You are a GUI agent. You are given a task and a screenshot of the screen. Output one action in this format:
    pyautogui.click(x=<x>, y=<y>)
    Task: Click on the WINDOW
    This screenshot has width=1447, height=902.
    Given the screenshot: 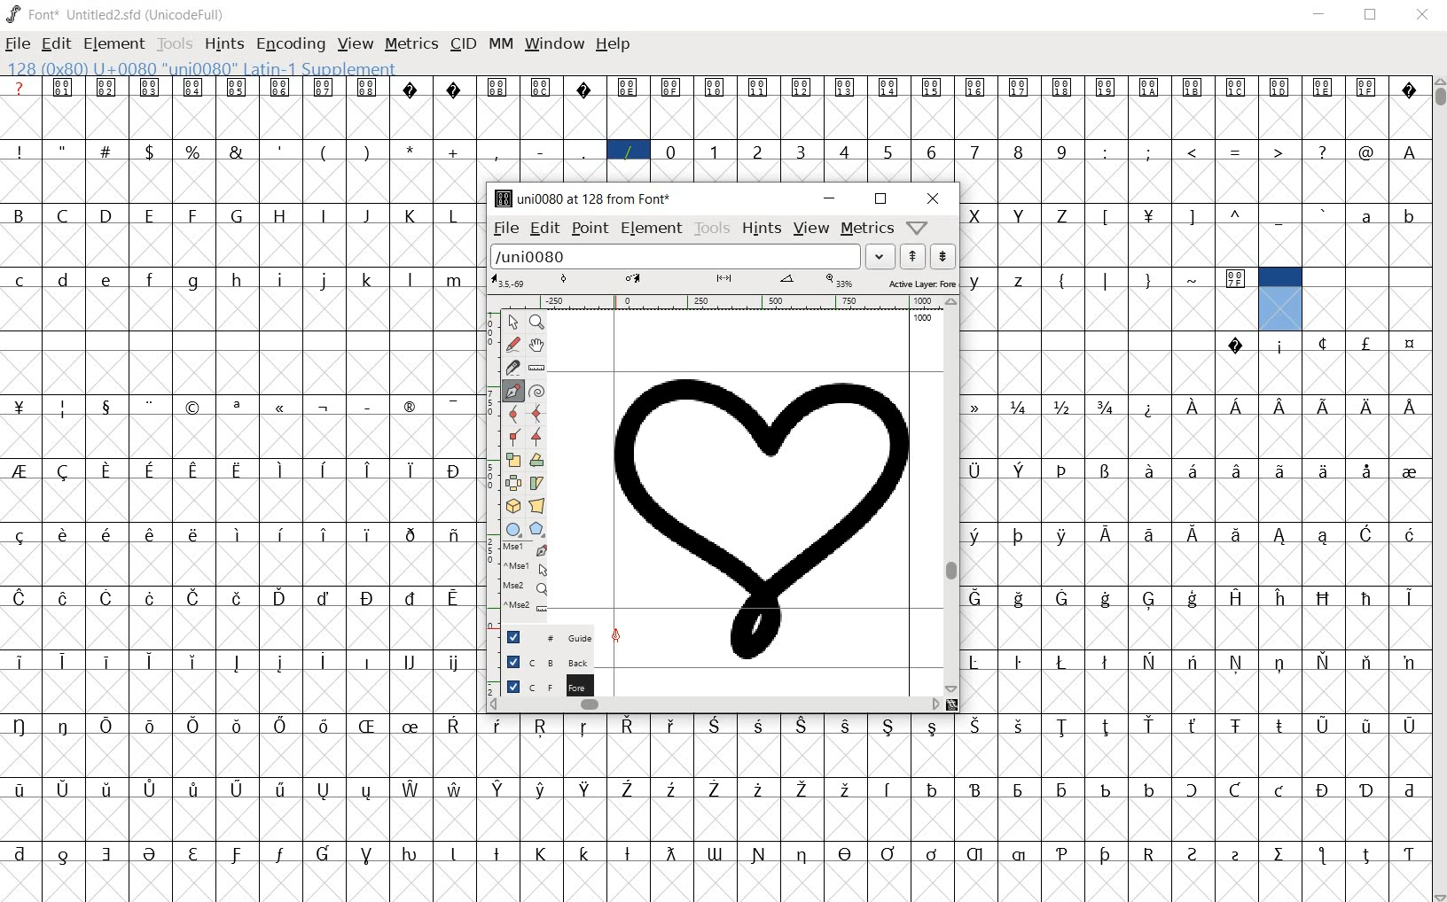 What is the action you would take?
    pyautogui.click(x=552, y=43)
    